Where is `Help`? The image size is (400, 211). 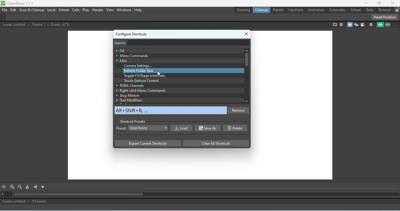
Help is located at coordinates (139, 10).